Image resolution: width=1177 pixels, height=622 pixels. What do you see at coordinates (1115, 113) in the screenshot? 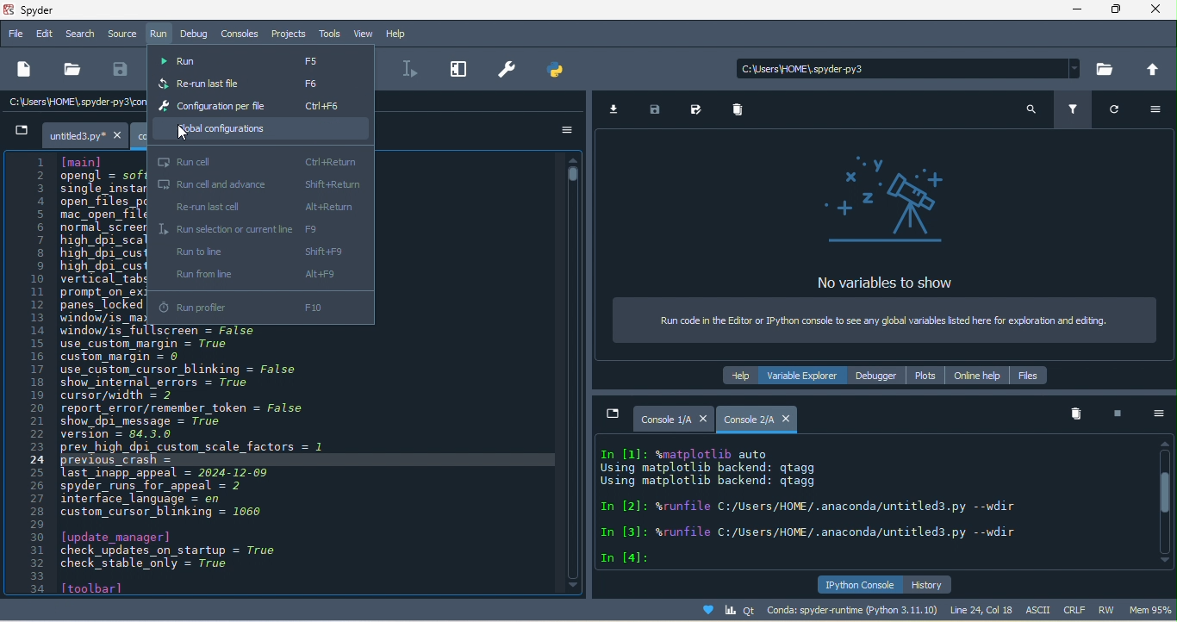
I see `refresh` at bounding box center [1115, 113].